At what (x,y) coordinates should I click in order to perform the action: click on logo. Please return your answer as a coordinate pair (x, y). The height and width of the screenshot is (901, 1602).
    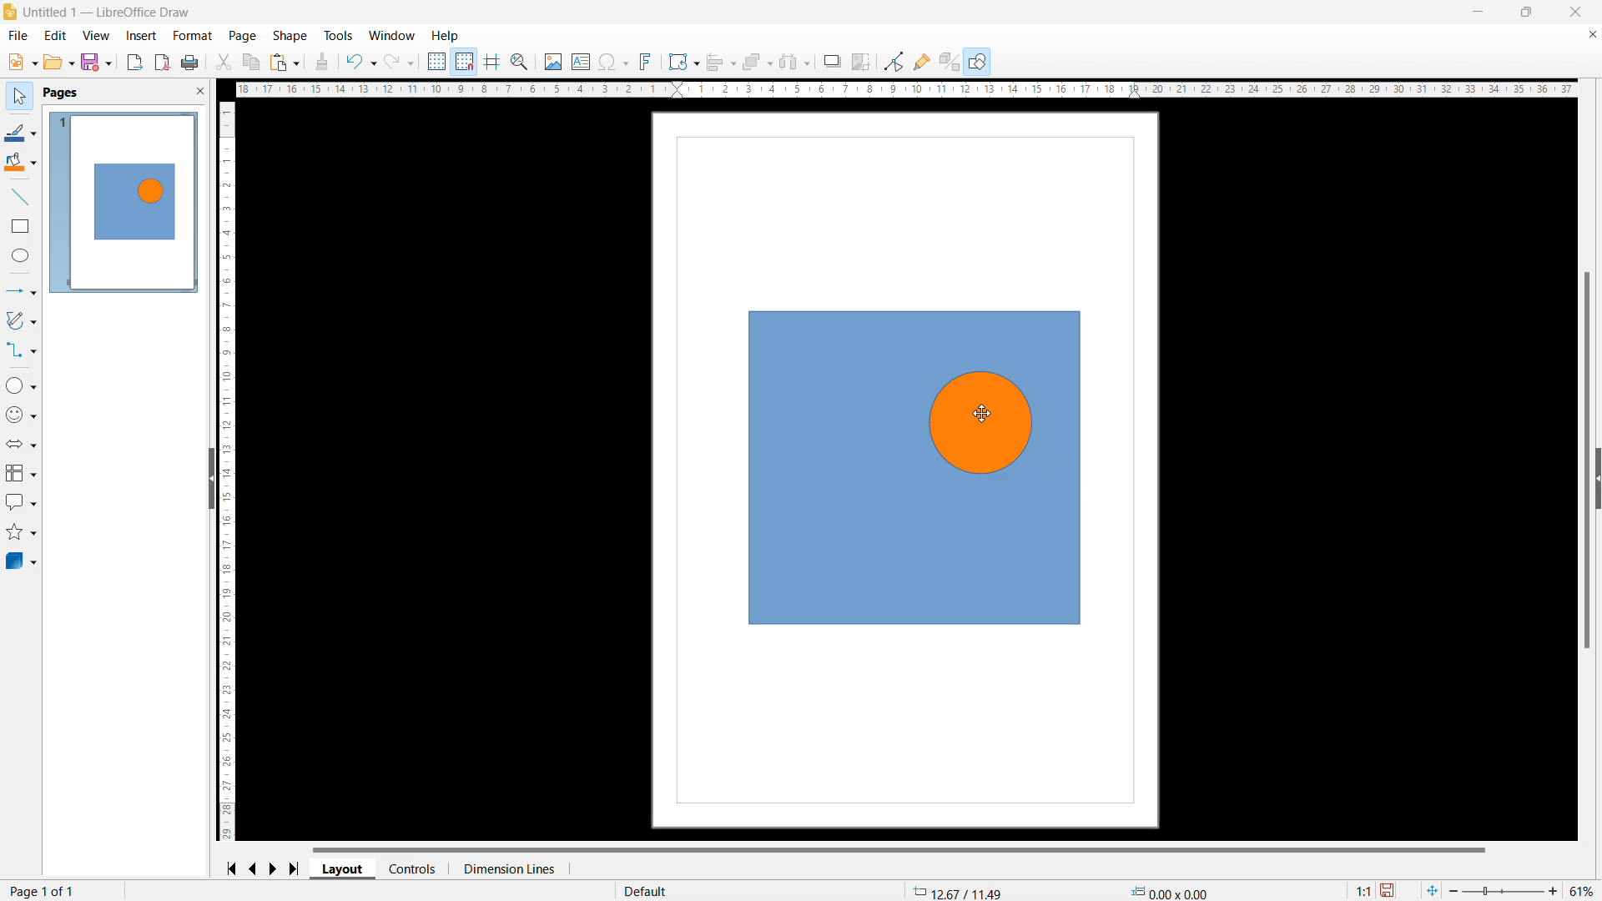
    Looking at the image, I should click on (12, 12).